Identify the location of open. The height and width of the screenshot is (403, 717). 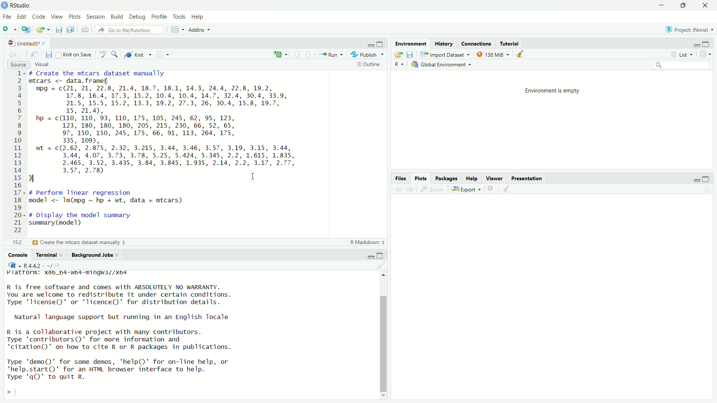
(398, 55).